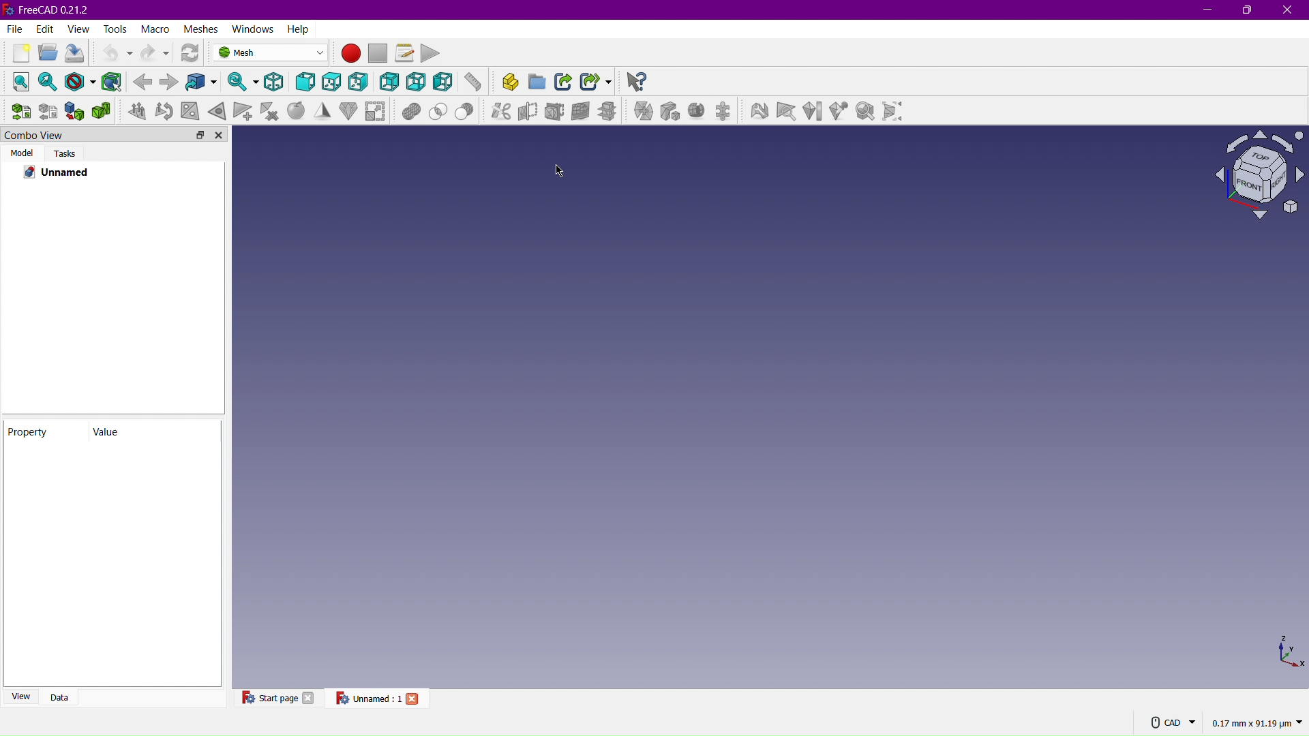 This screenshot has width=1309, height=736. I want to click on Trim mesh, so click(527, 111).